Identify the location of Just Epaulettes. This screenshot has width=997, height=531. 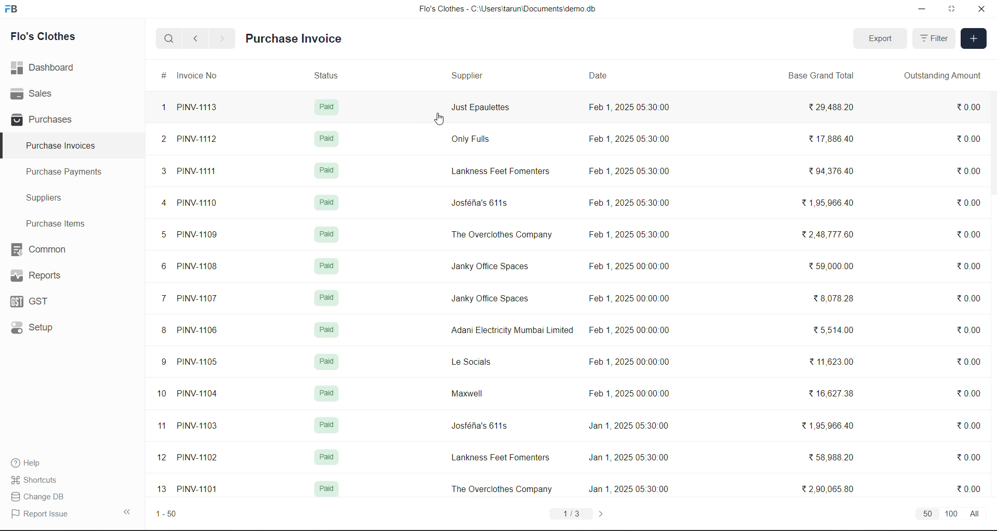
(481, 110).